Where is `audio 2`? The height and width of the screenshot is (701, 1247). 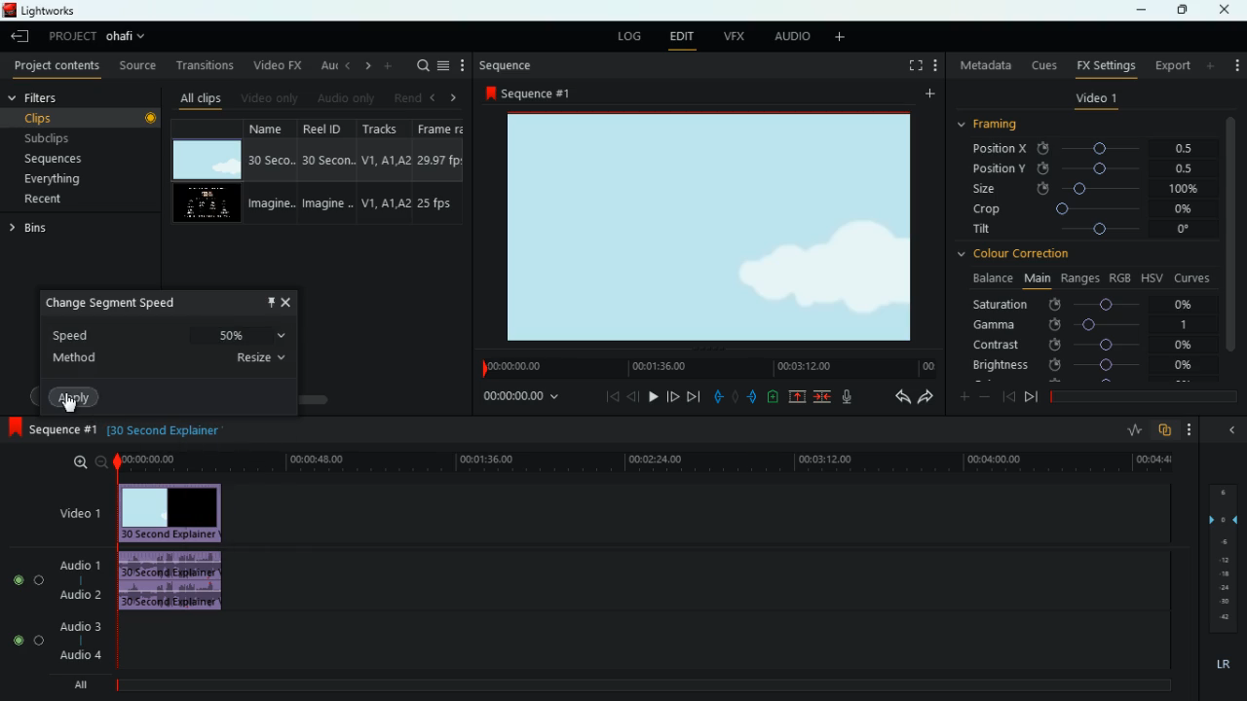
audio 2 is located at coordinates (79, 594).